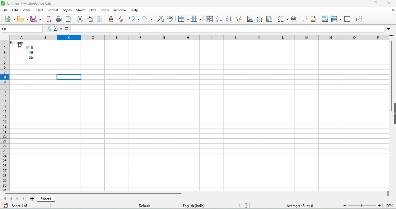  What do you see at coordinates (240, 20) in the screenshot?
I see `auto filter` at bounding box center [240, 20].